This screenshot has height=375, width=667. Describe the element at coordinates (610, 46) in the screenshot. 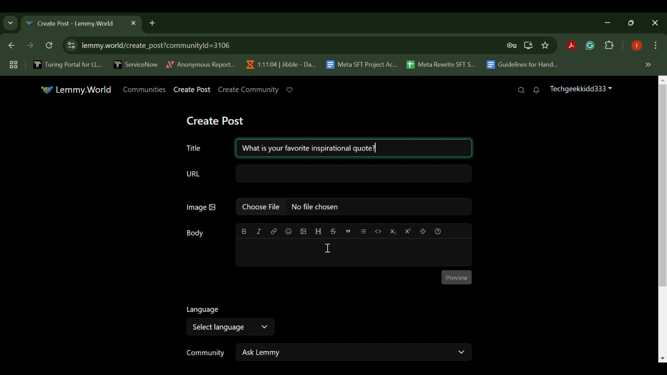

I see `Extensions` at that location.